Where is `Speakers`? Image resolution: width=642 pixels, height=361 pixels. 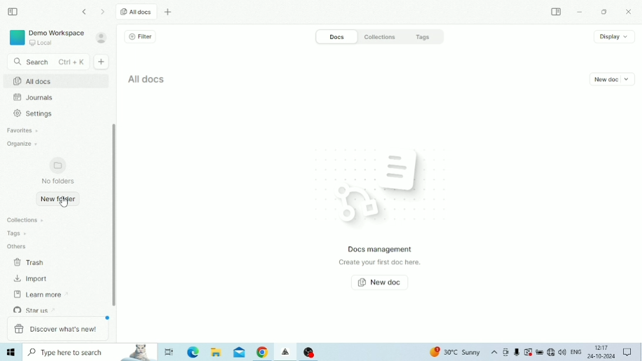
Speakers is located at coordinates (562, 351).